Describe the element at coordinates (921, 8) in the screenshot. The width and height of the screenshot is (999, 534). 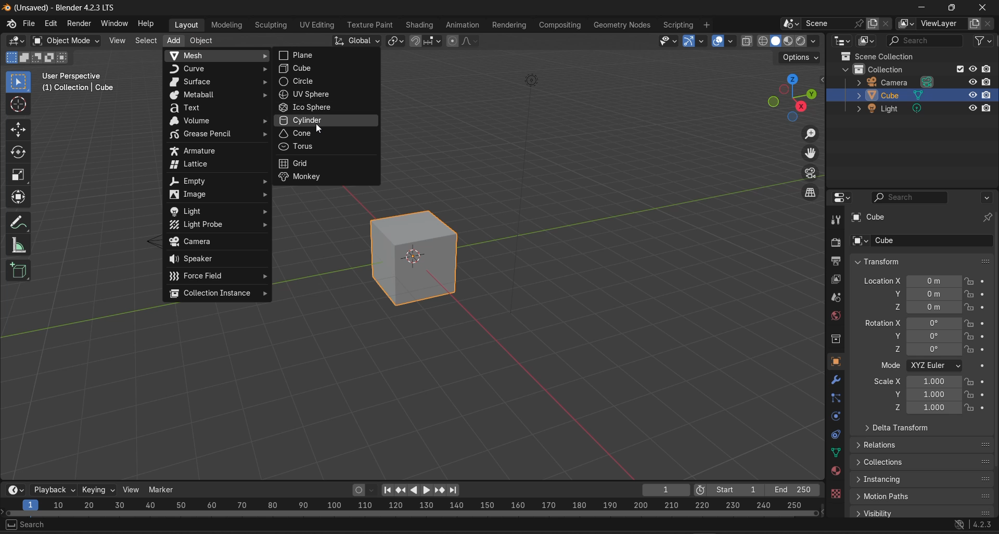
I see `minimize` at that location.